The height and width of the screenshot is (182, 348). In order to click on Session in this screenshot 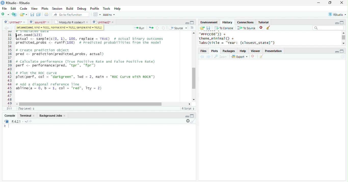, I will do `click(57, 9)`.